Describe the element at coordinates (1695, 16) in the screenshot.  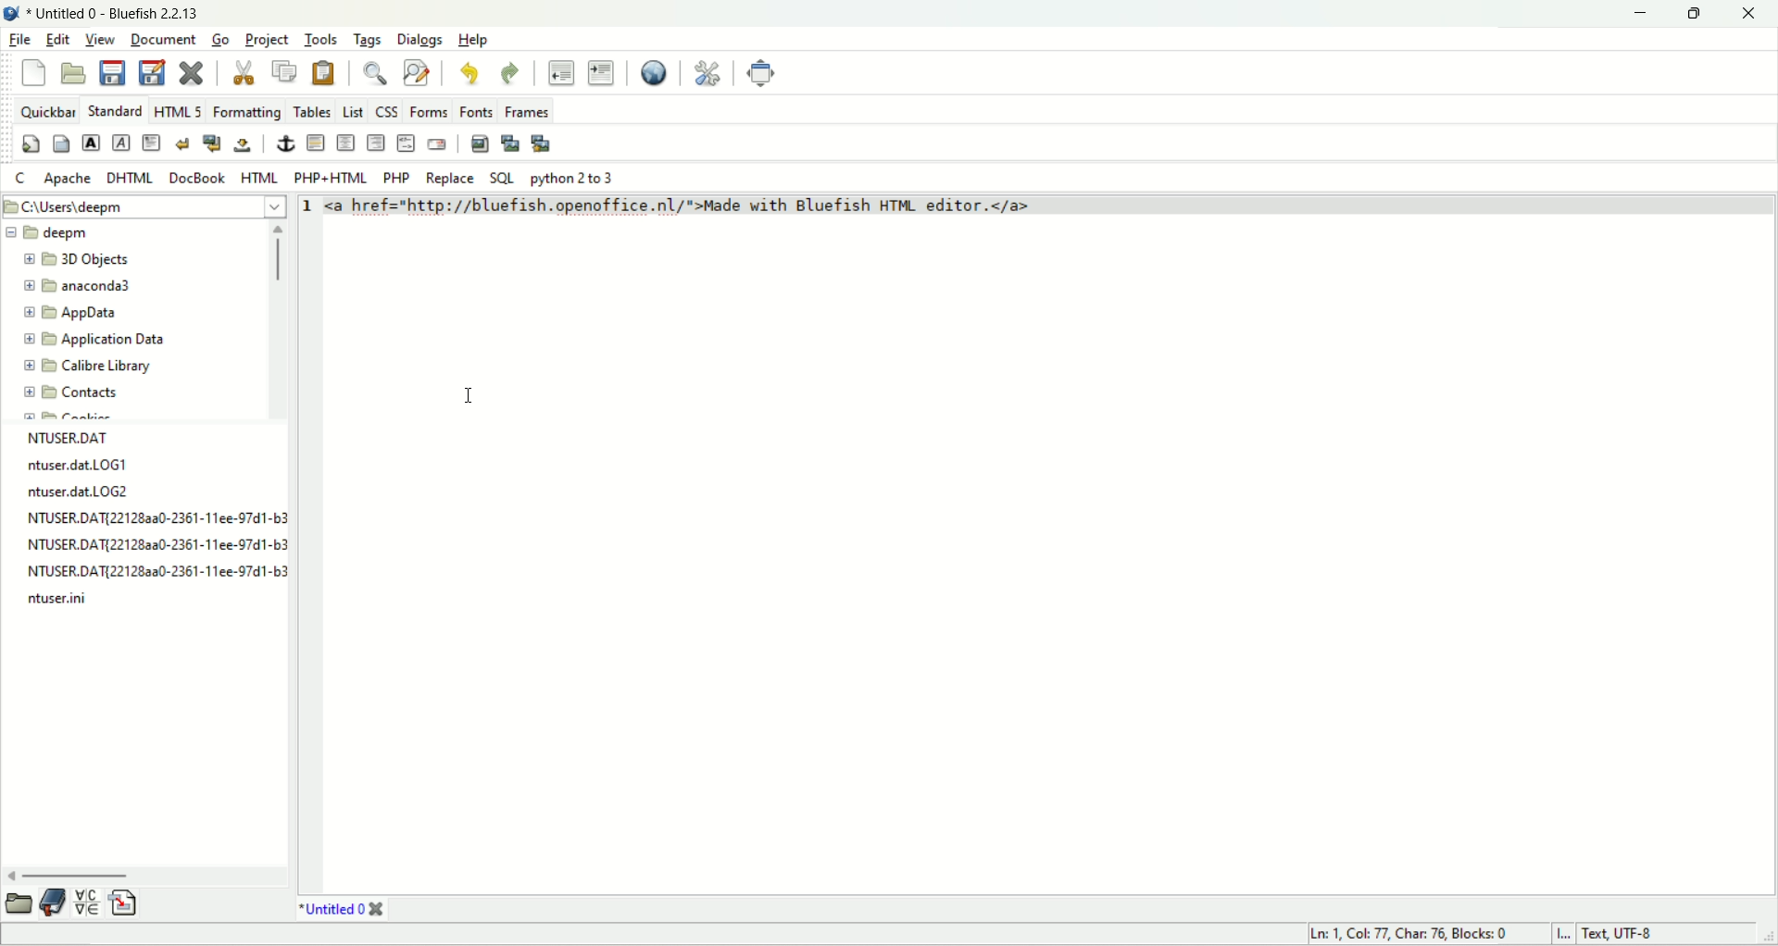
I see `maximize` at that location.